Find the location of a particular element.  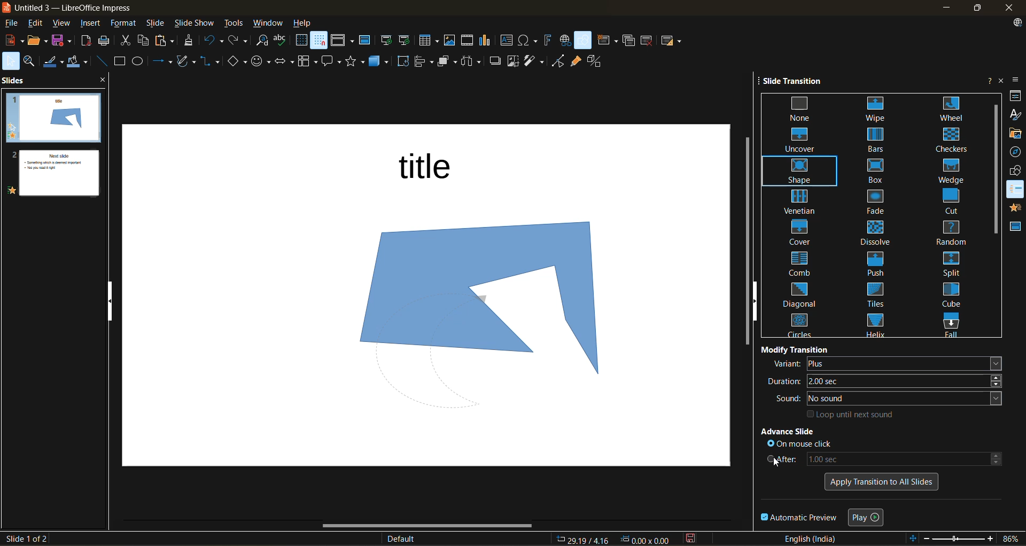

insert framework text is located at coordinates (549, 41).